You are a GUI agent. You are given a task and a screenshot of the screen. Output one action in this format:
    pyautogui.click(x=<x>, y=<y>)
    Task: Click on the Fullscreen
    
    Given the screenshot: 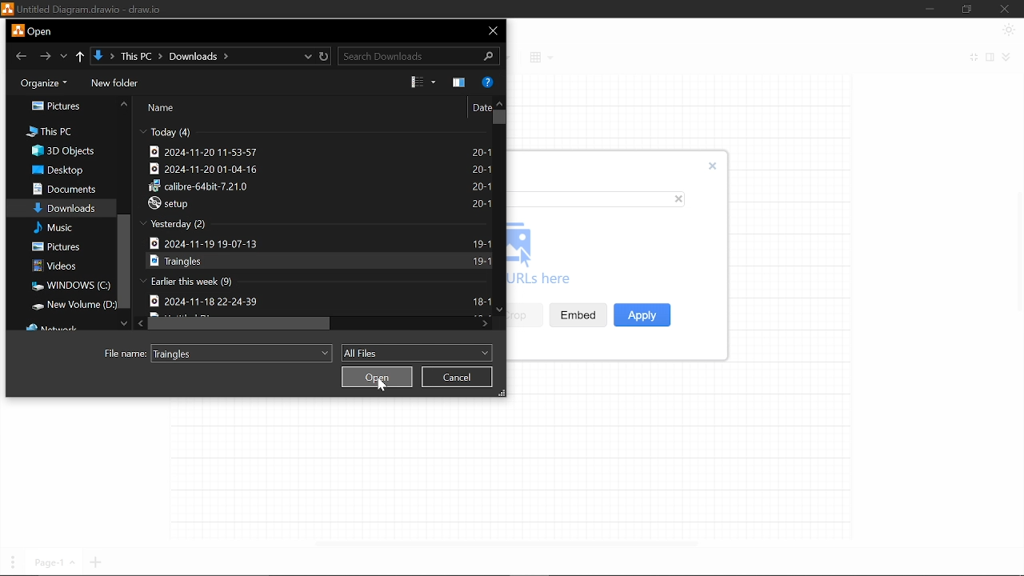 What is the action you would take?
    pyautogui.click(x=974, y=58)
    